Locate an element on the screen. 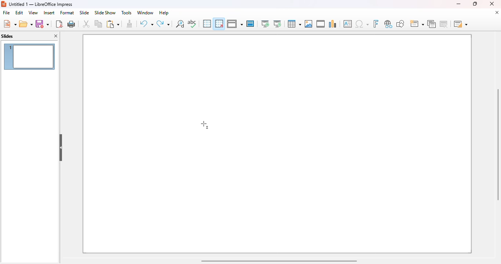 The image size is (501, 264). edit is located at coordinates (19, 12).